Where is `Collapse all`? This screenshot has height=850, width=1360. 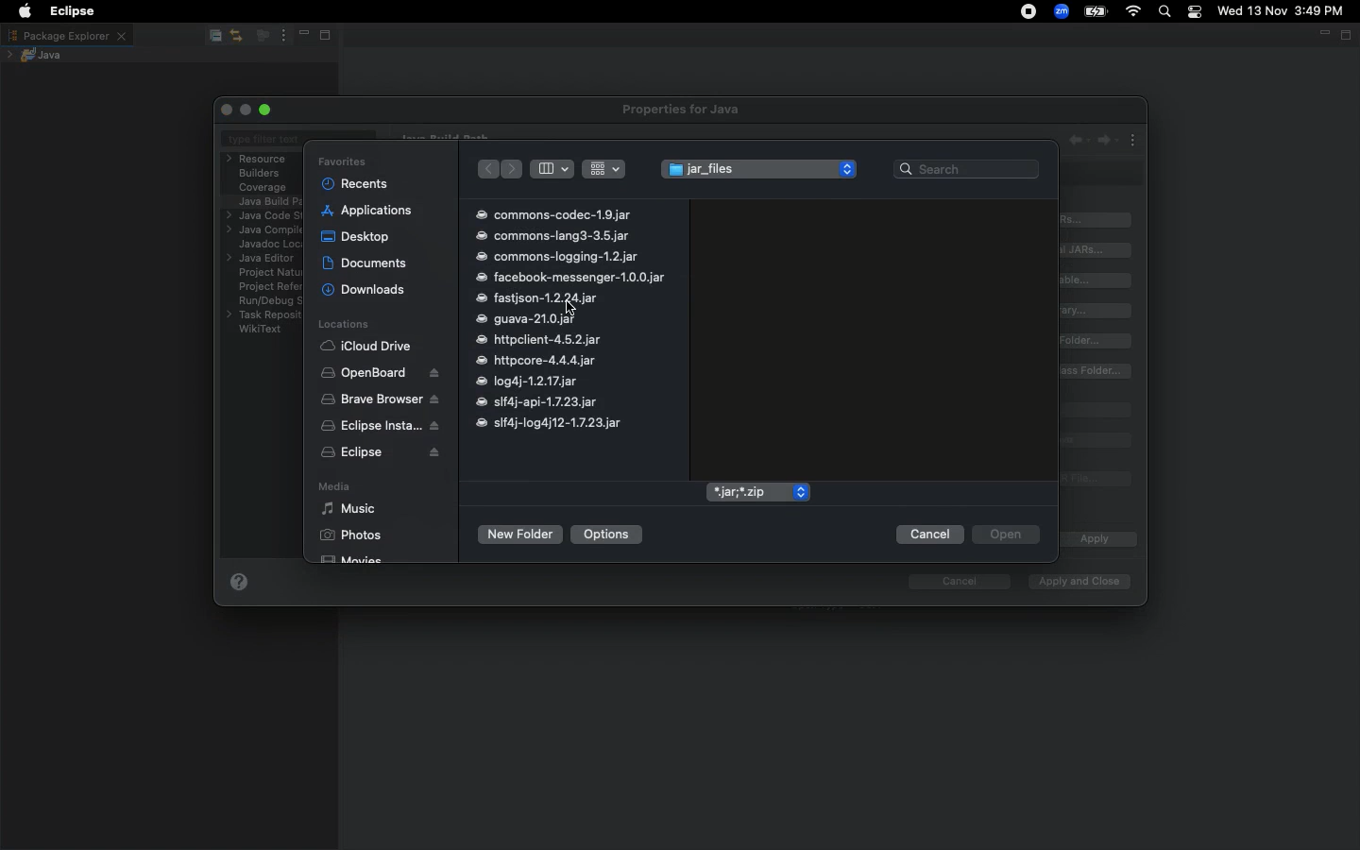 Collapse all is located at coordinates (213, 37).